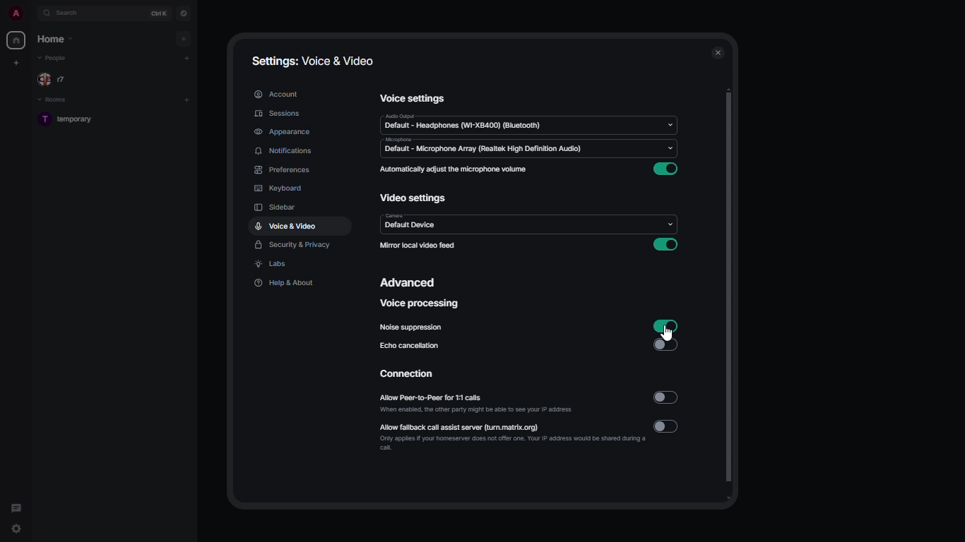  I want to click on connection, so click(413, 374).